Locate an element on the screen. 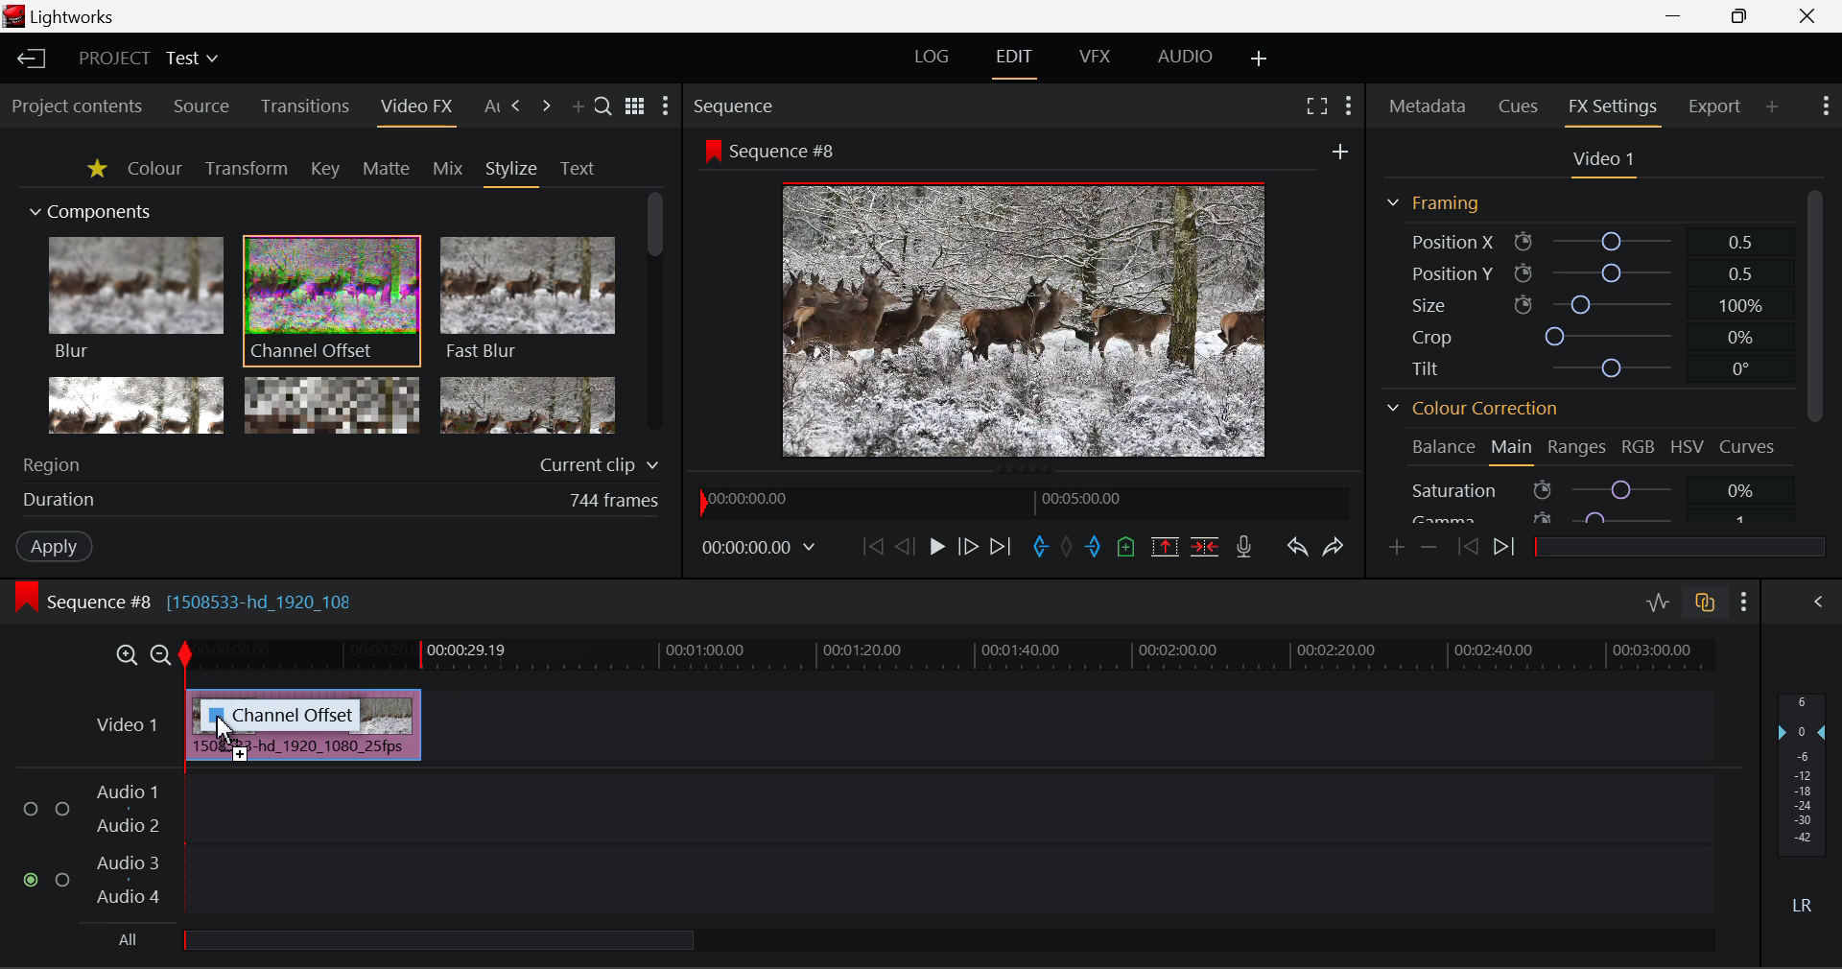  Search is located at coordinates (603, 106).